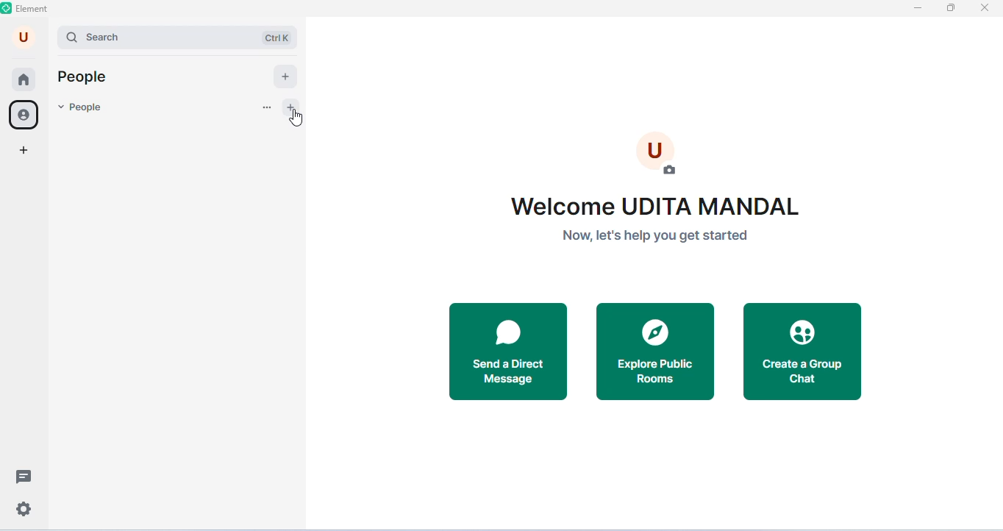 The height and width of the screenshot is (531, 1003). What do you see at coordinates (265, 108) in the screenshot?
I see `list options` at bounding box center [265, 108].